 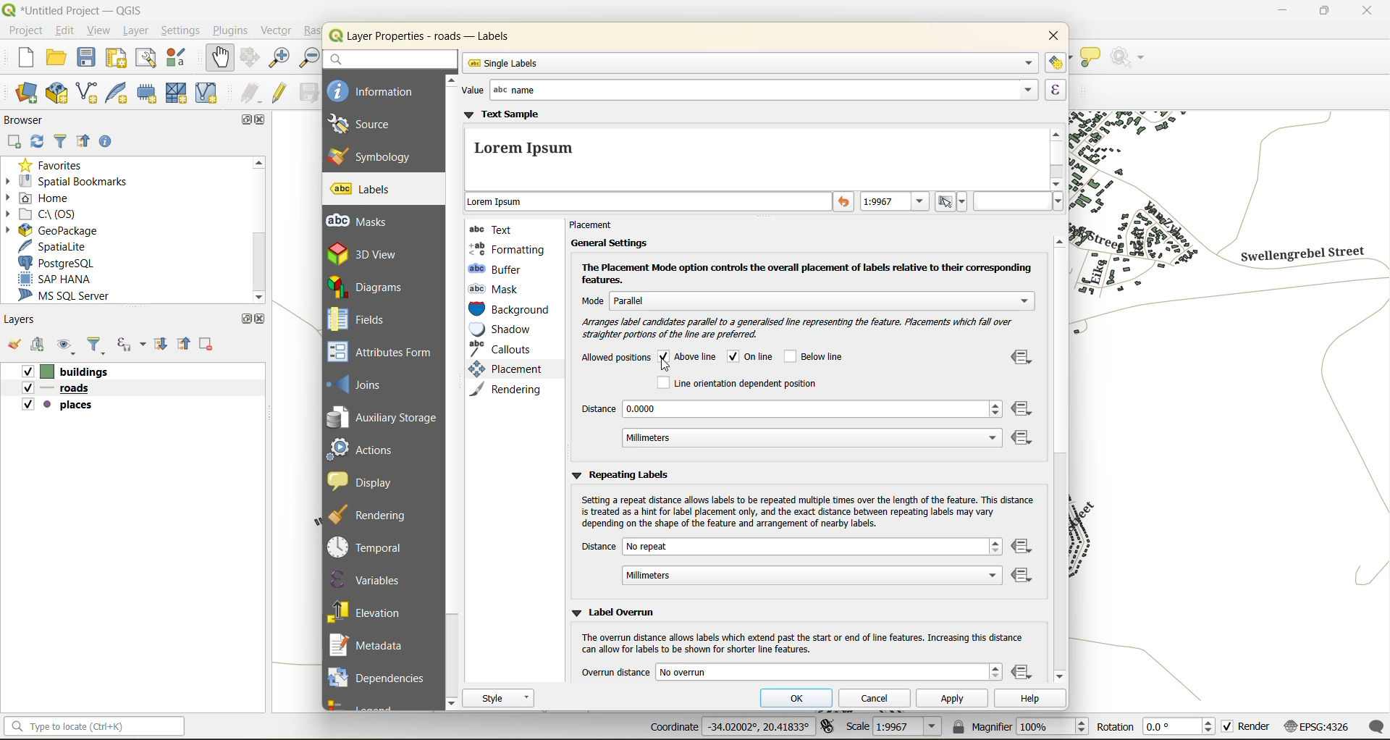 I want to click on close, so click(x=1363, y=12).